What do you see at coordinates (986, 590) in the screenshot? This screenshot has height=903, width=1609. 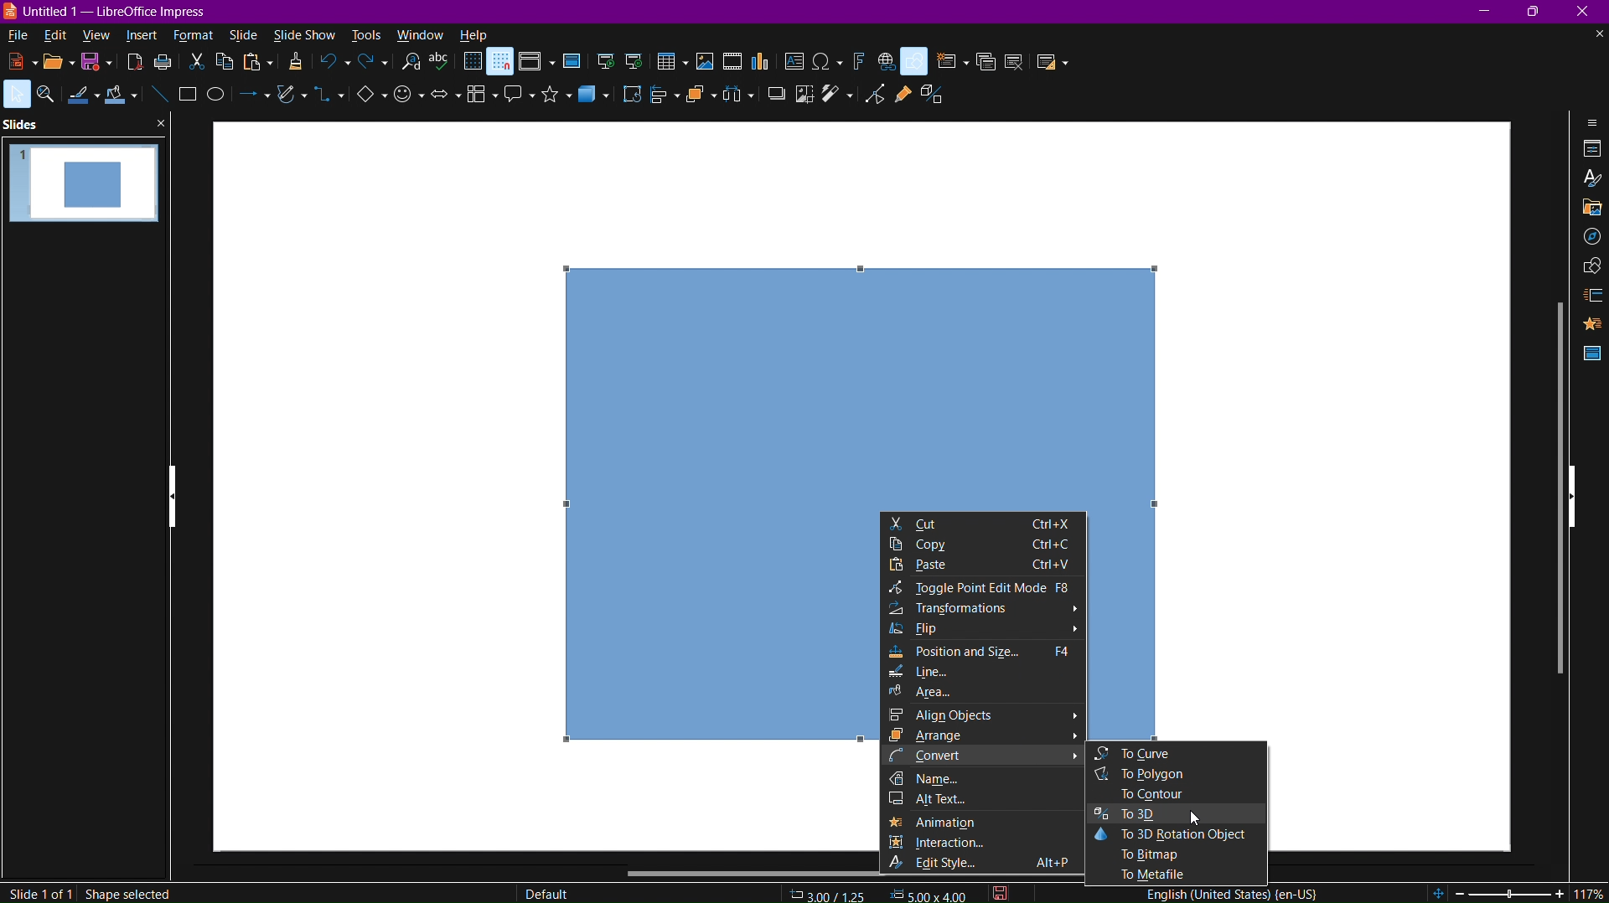 I see `Toggle Point Edit Mode` at bounding box center [986, 590].